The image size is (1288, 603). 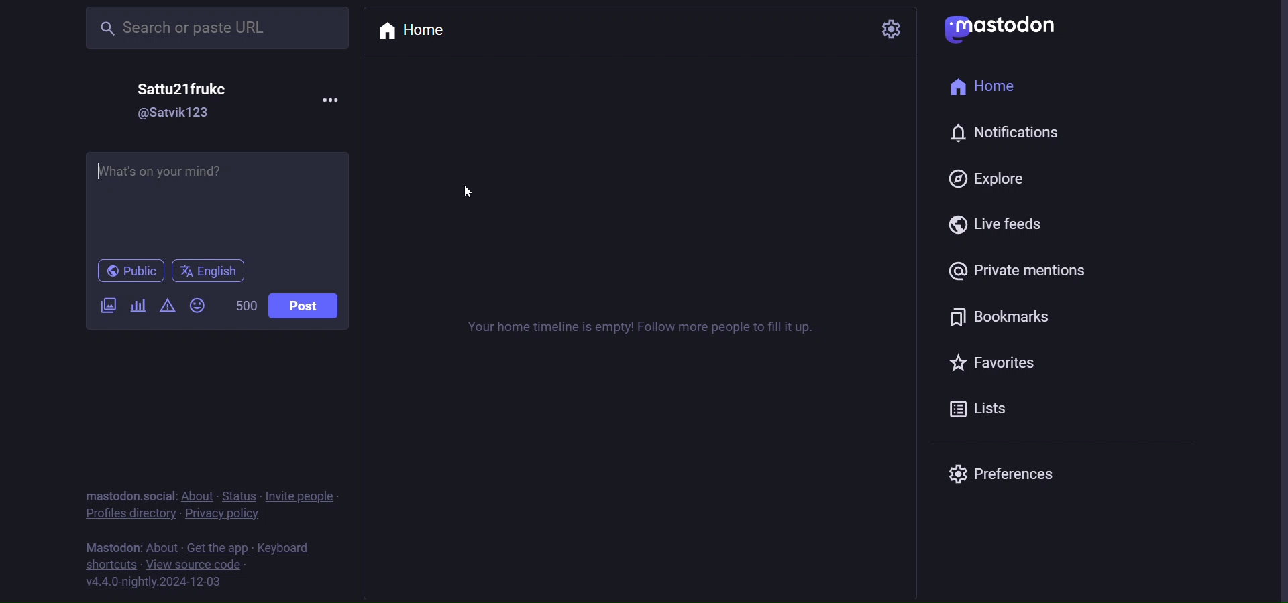 What do you see at coordinates (221, 28) in the screenshot?
I see `search` at bounding box center [221, 28].